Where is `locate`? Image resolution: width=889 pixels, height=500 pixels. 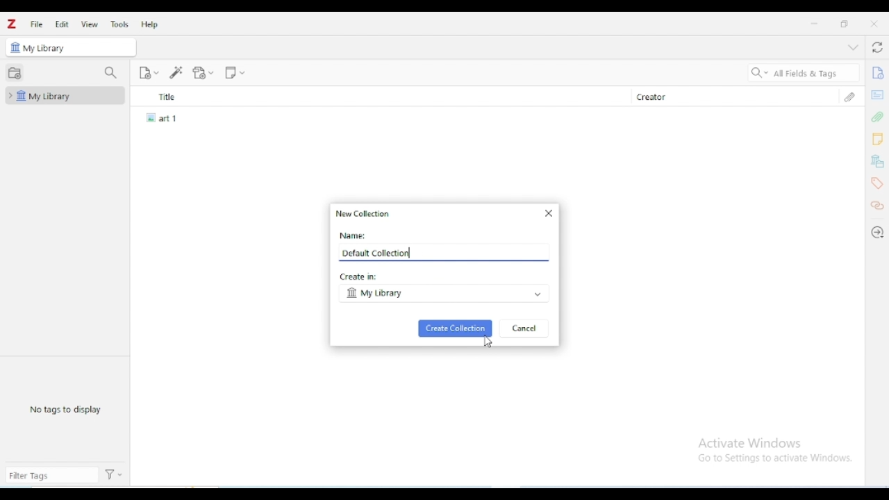
locate is located at coordinates (877, 233).